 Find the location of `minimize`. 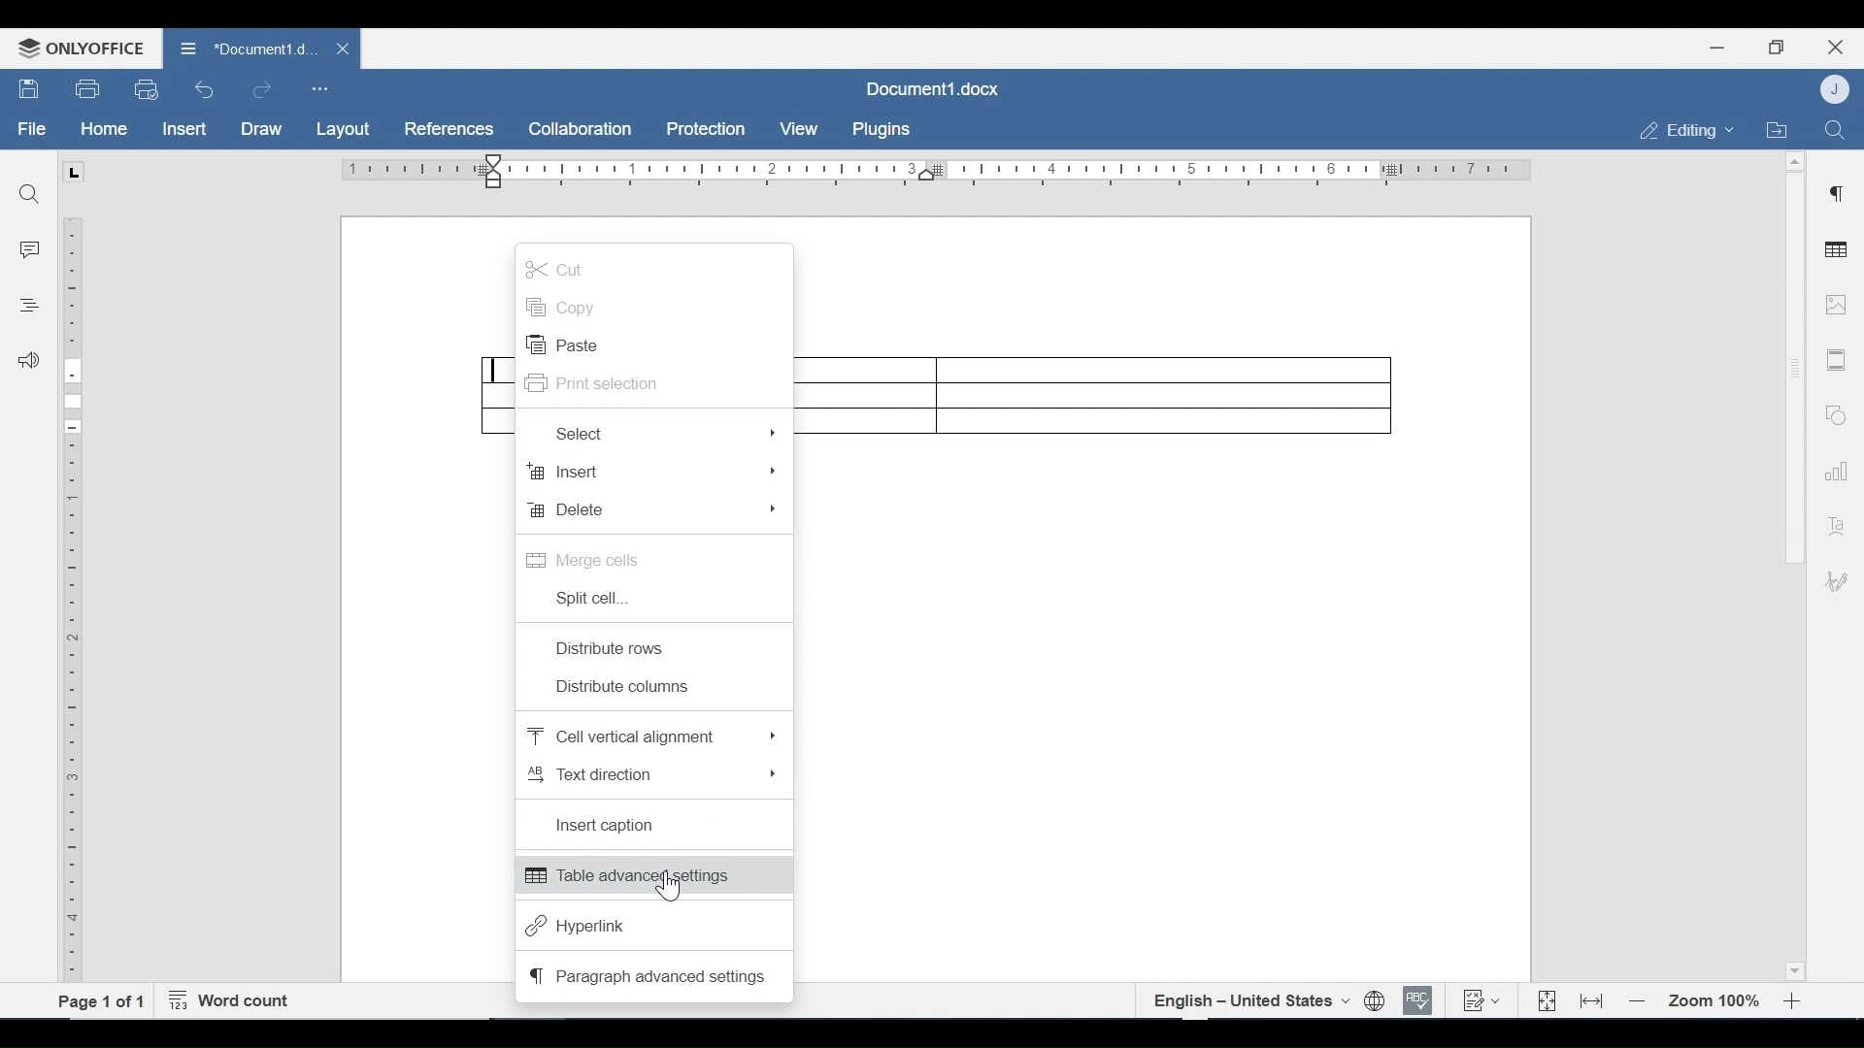

minimize is located at coordinates (1717, 47).